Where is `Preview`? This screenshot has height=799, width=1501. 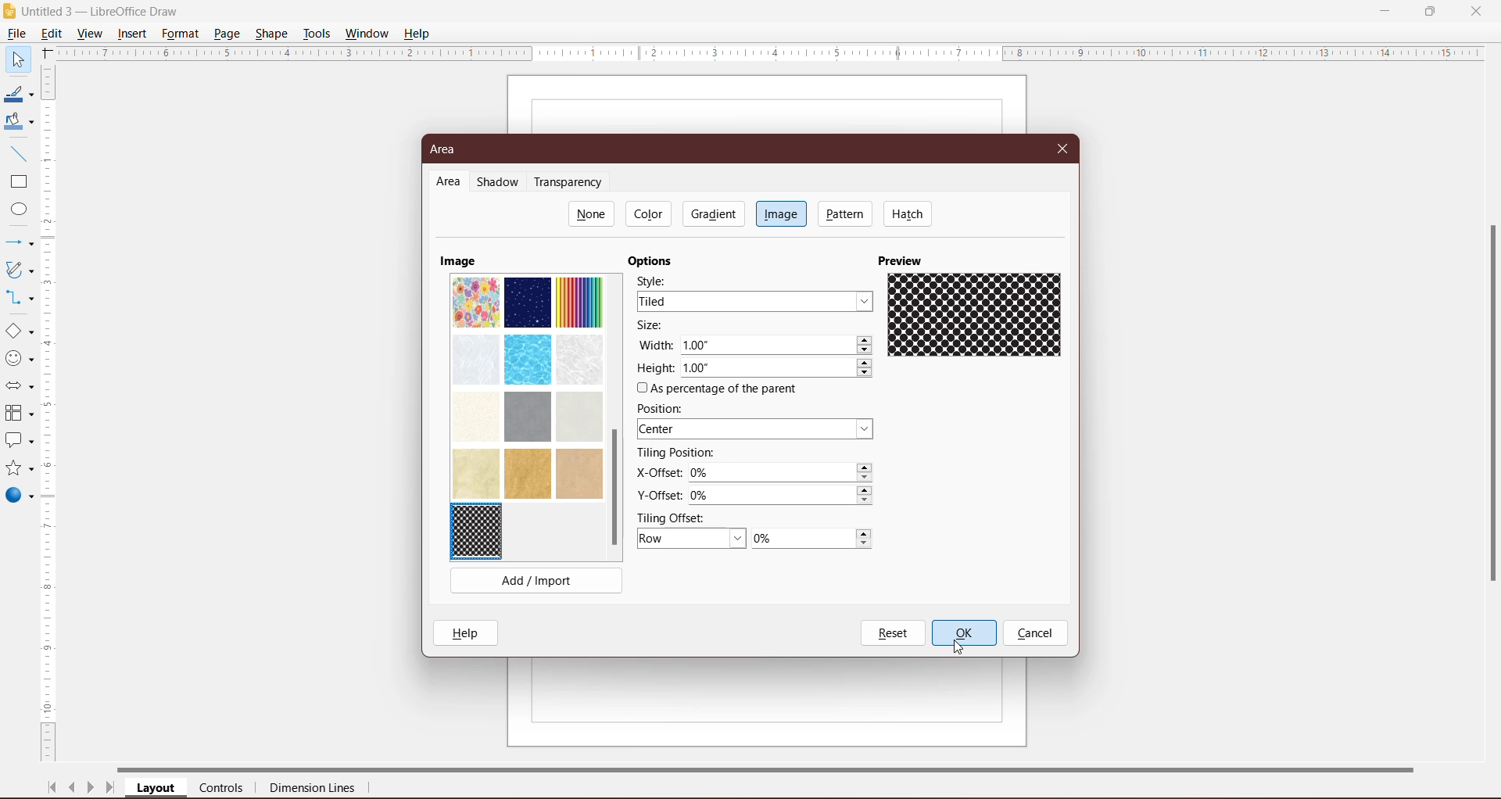
Preview is located at coordinates (903, 260).